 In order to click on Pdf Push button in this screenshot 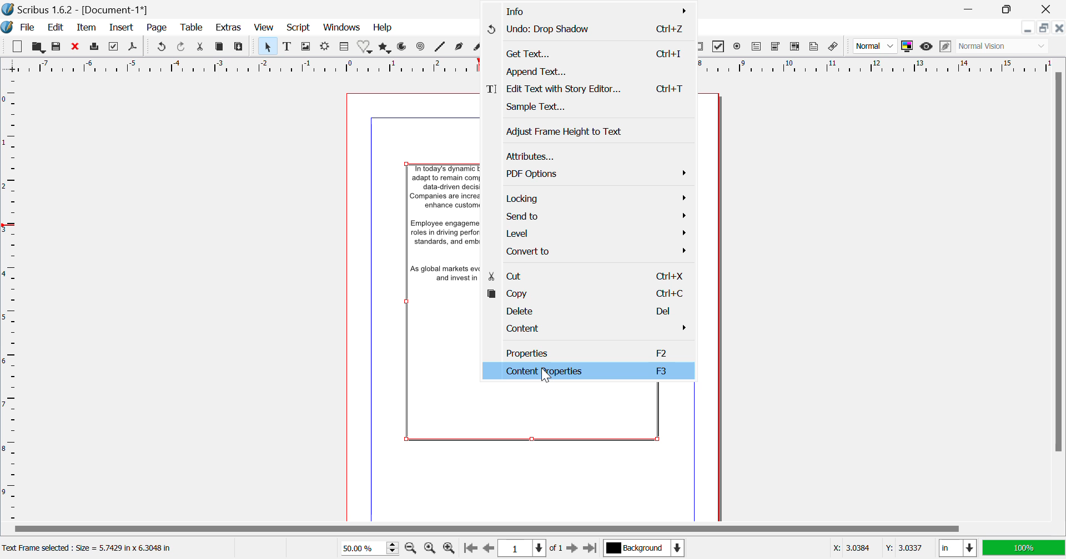, I will do `click(702, 45)`.